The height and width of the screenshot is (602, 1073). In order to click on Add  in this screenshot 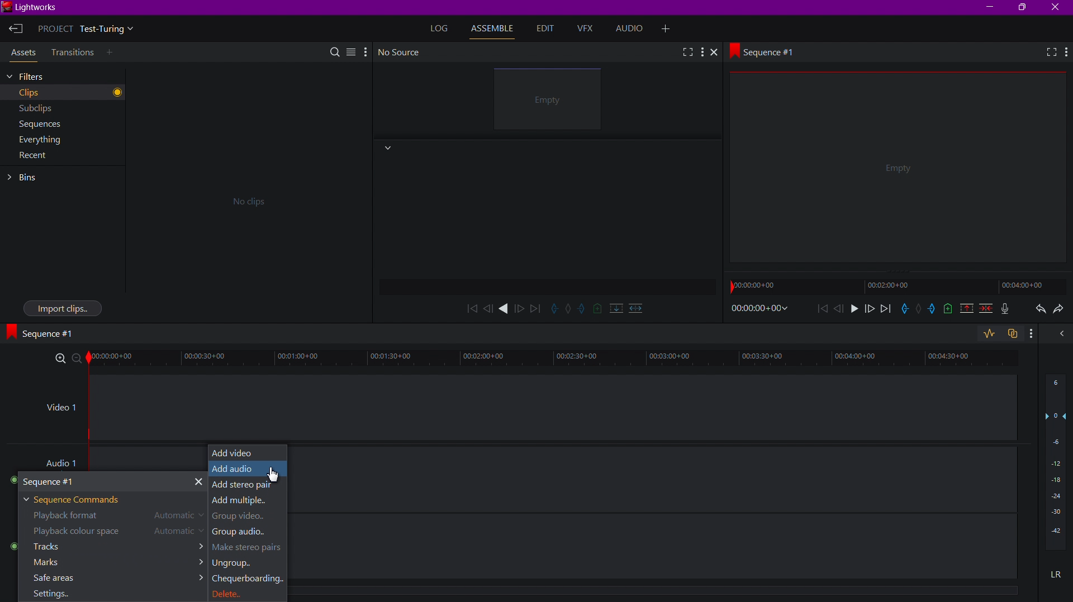, I will do `click(669, 27)`.